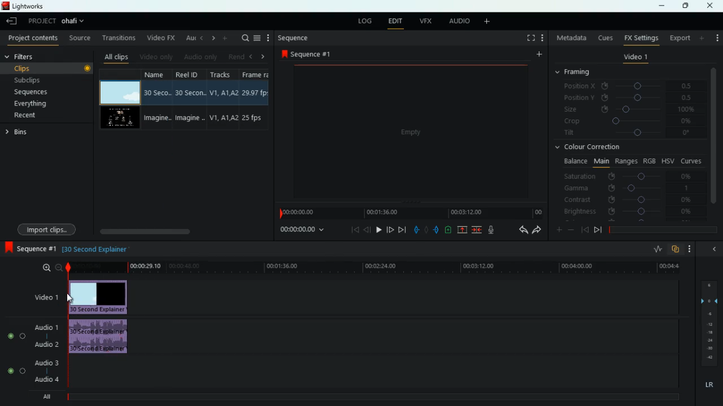  Describe the element at coordinates (243, 38) in the screenshot. I see `search` at that location.